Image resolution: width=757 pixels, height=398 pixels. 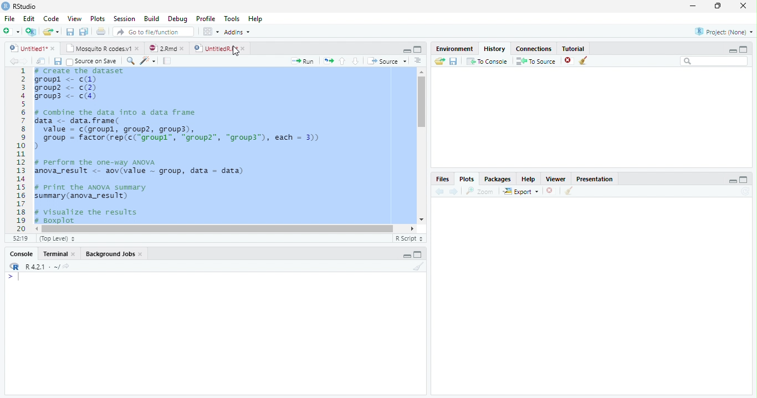 What do you see at coordinates (14, 62) in the screenshot?
I see `Back ` at bounding box center [14, 62].